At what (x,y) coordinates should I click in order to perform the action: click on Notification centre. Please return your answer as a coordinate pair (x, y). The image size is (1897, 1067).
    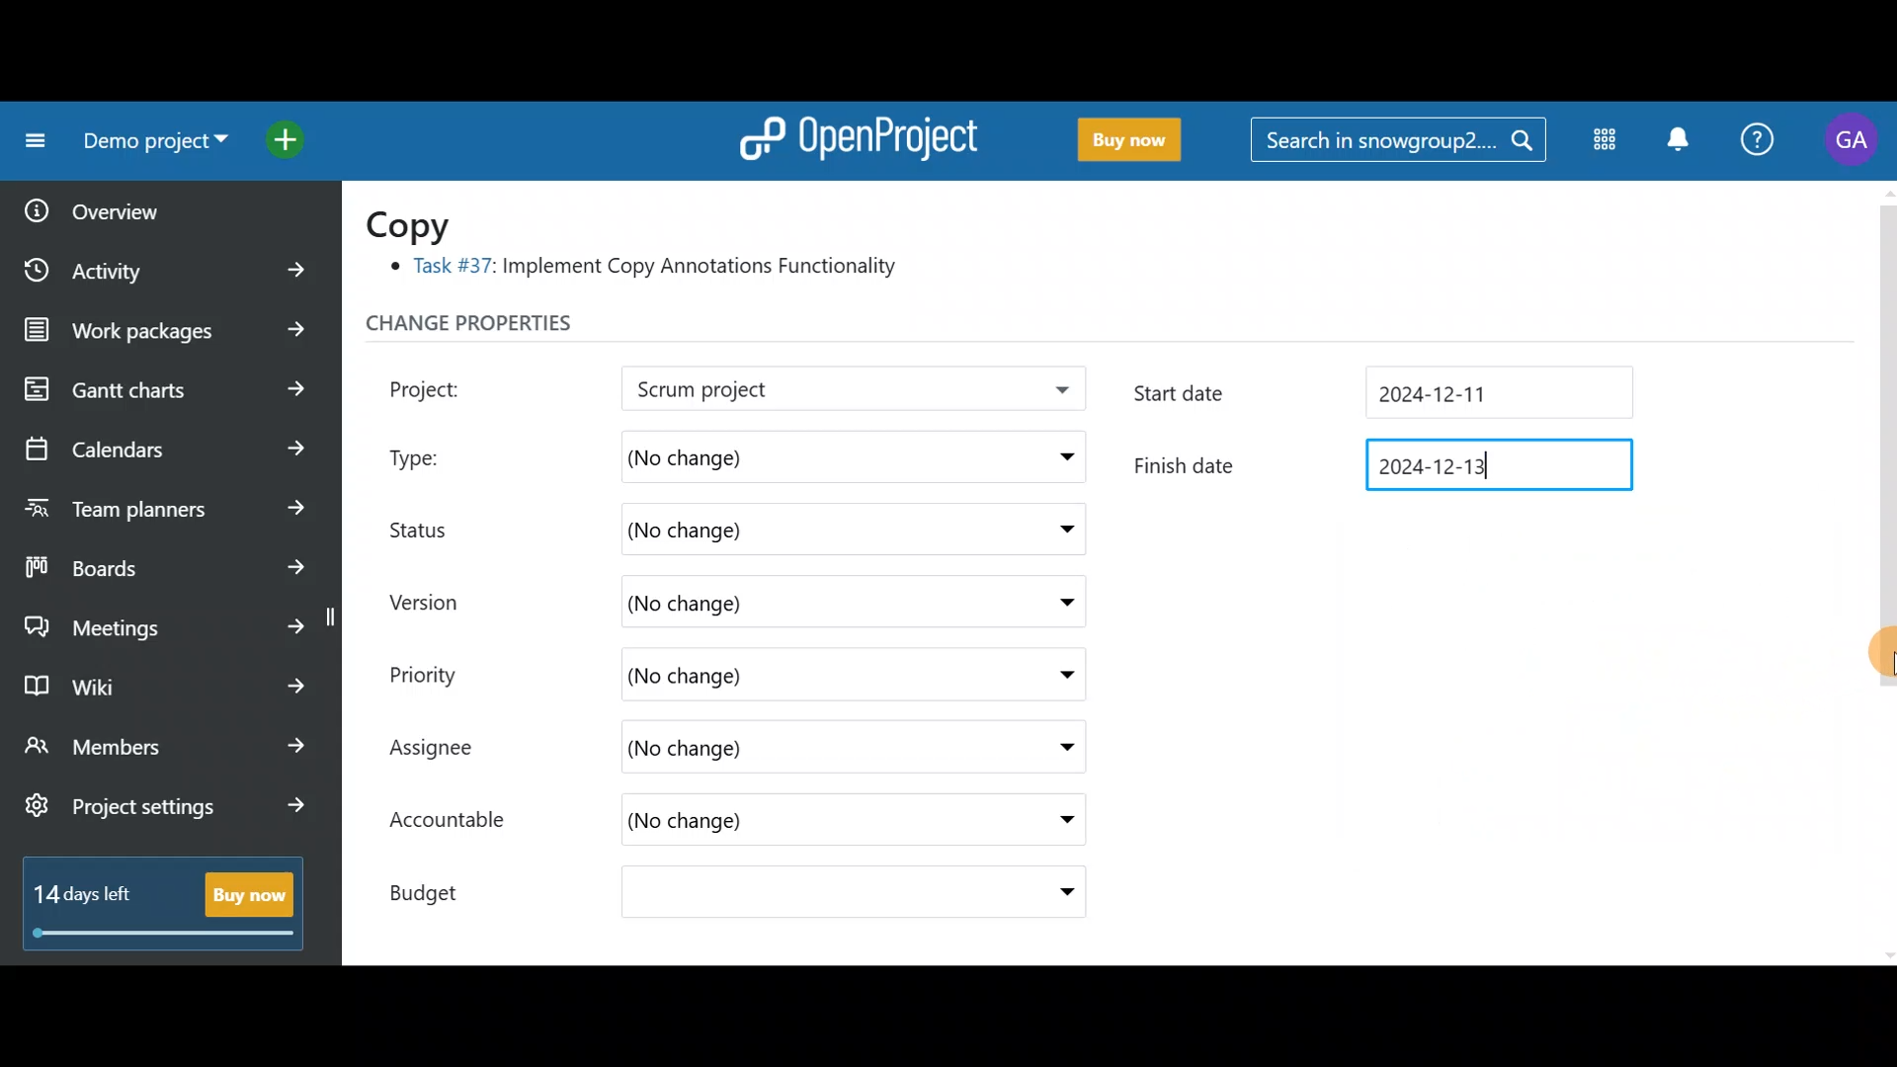
    Looking at the image, I should click on (1677, 141).